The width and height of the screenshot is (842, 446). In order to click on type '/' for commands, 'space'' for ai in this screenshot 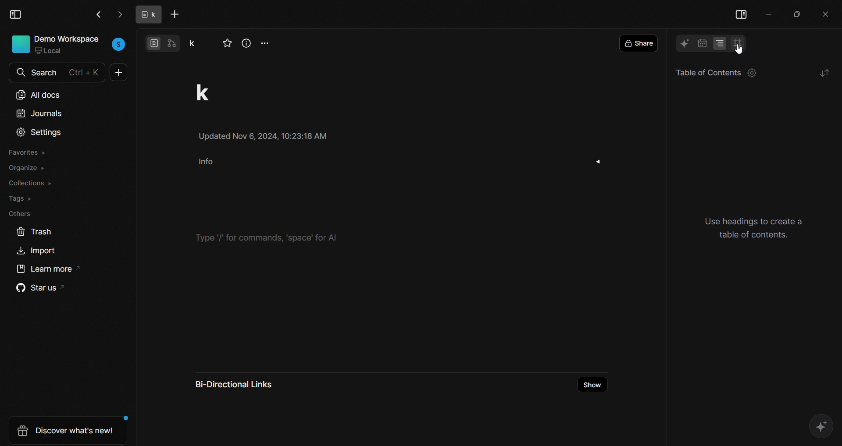, I will do `click(271, 237)`.